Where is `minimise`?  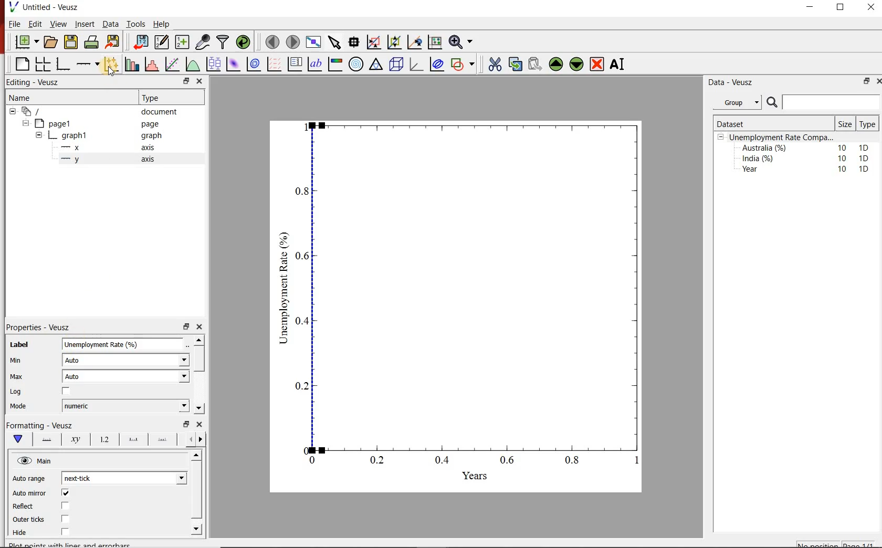 minimise is located at coordinates (813, 9).